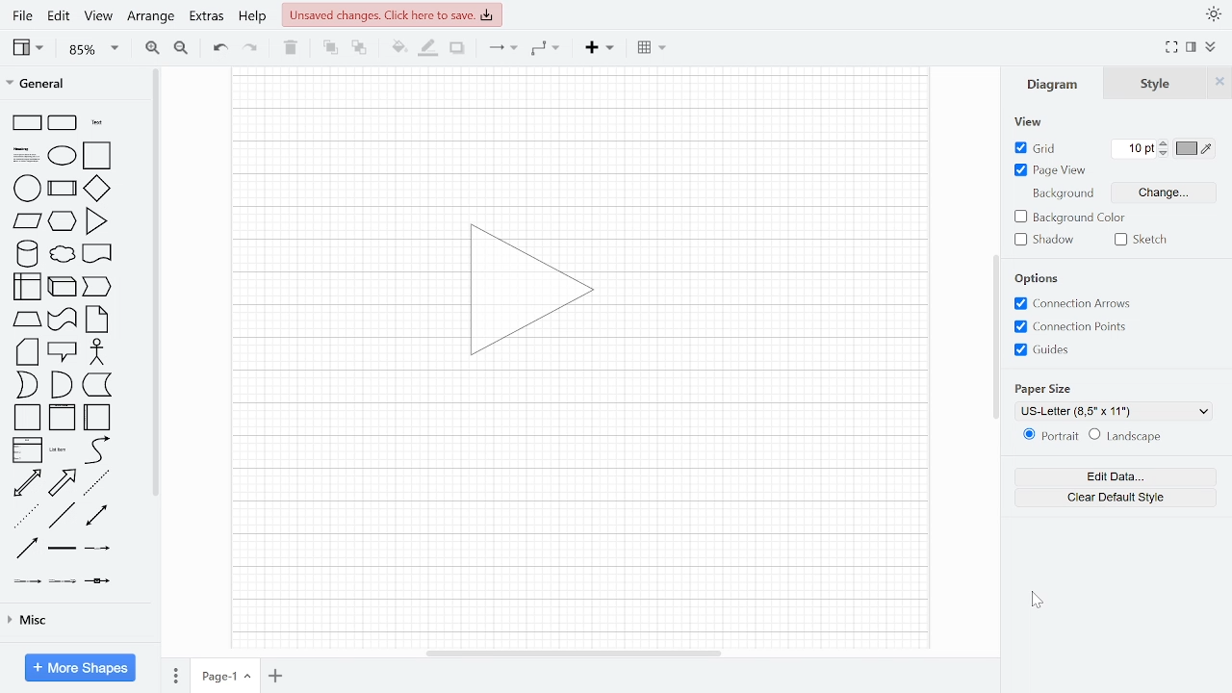 The width and height of the screenshot is (1232, 693). I want to click on Container, so click(62, 418).